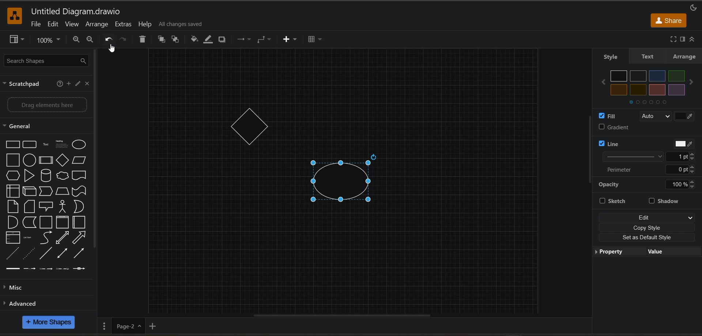  I want to click on circle, so click(346, 181).